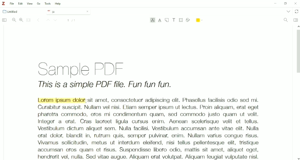 This screenshot has width=300, height=160. I want to click on Highlight color, so click(200, 20).